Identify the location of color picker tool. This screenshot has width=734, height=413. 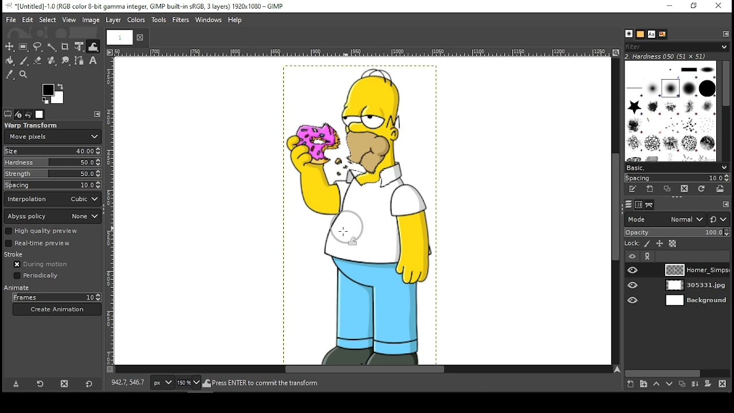
(9, 76).